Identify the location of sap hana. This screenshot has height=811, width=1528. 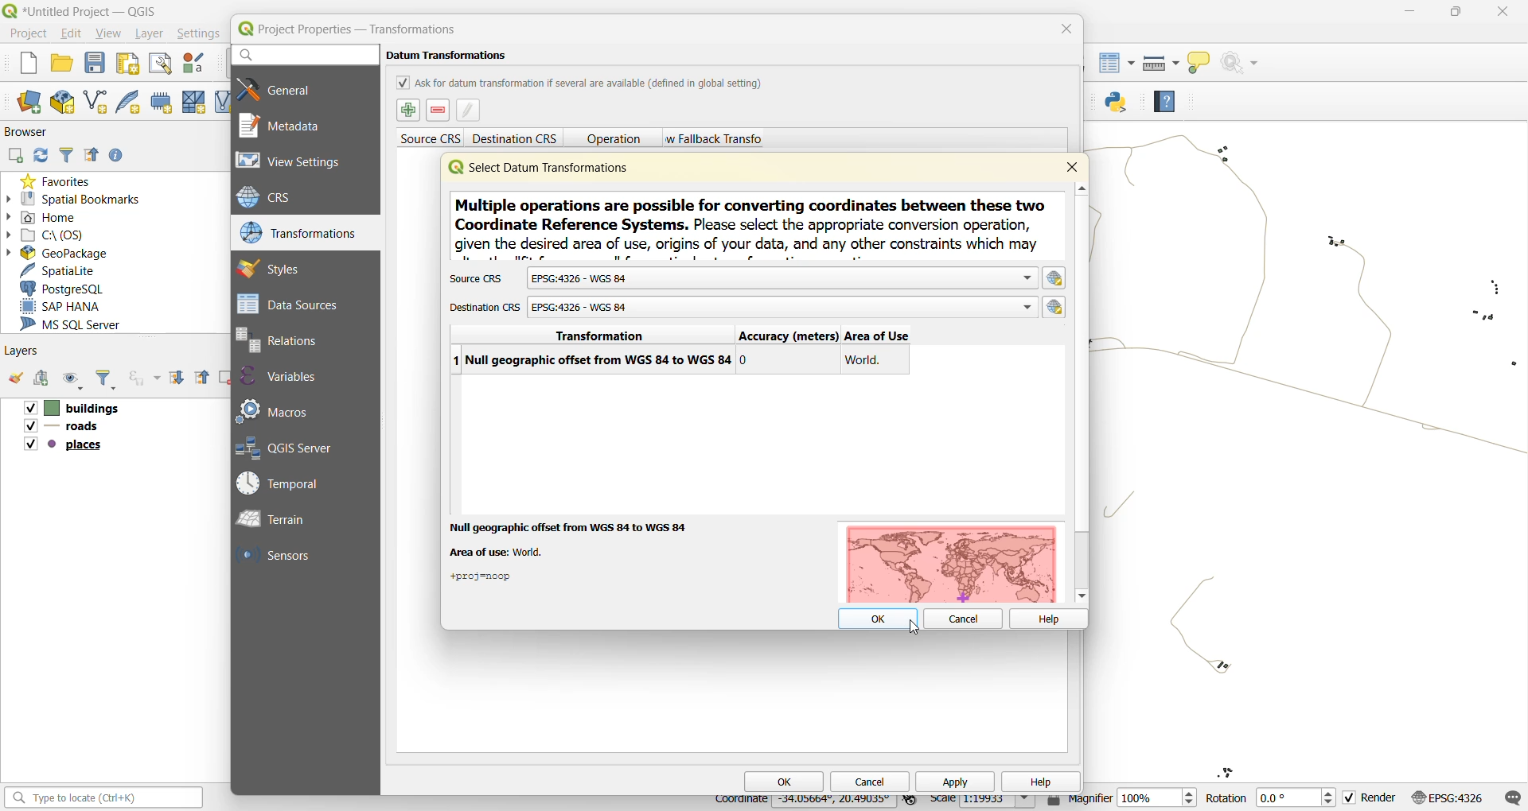
(76, 306).